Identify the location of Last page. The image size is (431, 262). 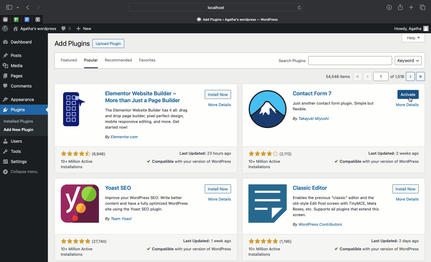
(421, 77).